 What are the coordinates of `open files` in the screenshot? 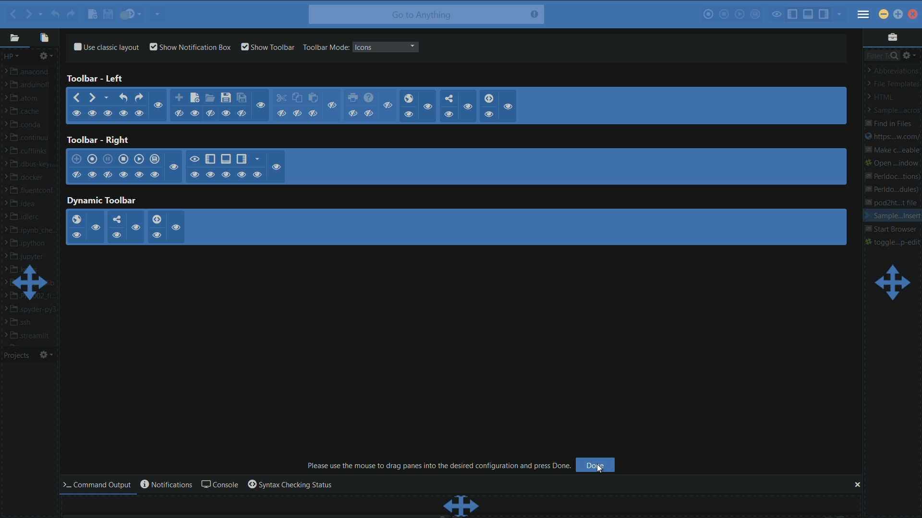 It's located at (45, 37).